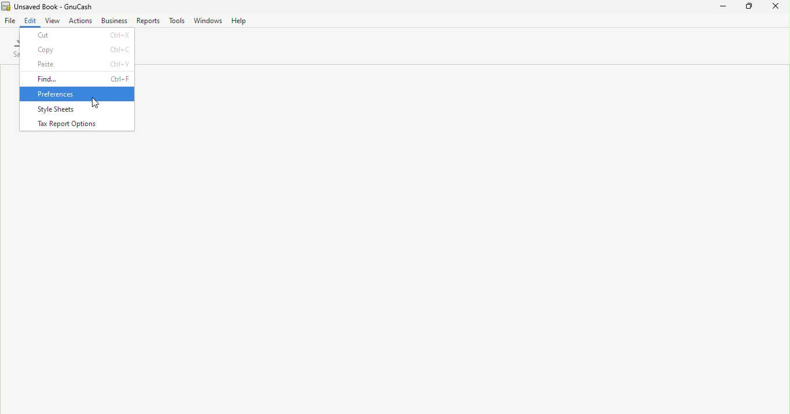 The image size is (790, 414). I want to click on Business, so click(114, 21).